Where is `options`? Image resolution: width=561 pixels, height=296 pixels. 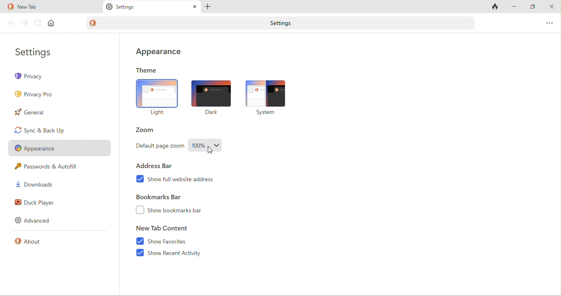
options is located at coordinates (550, 23).